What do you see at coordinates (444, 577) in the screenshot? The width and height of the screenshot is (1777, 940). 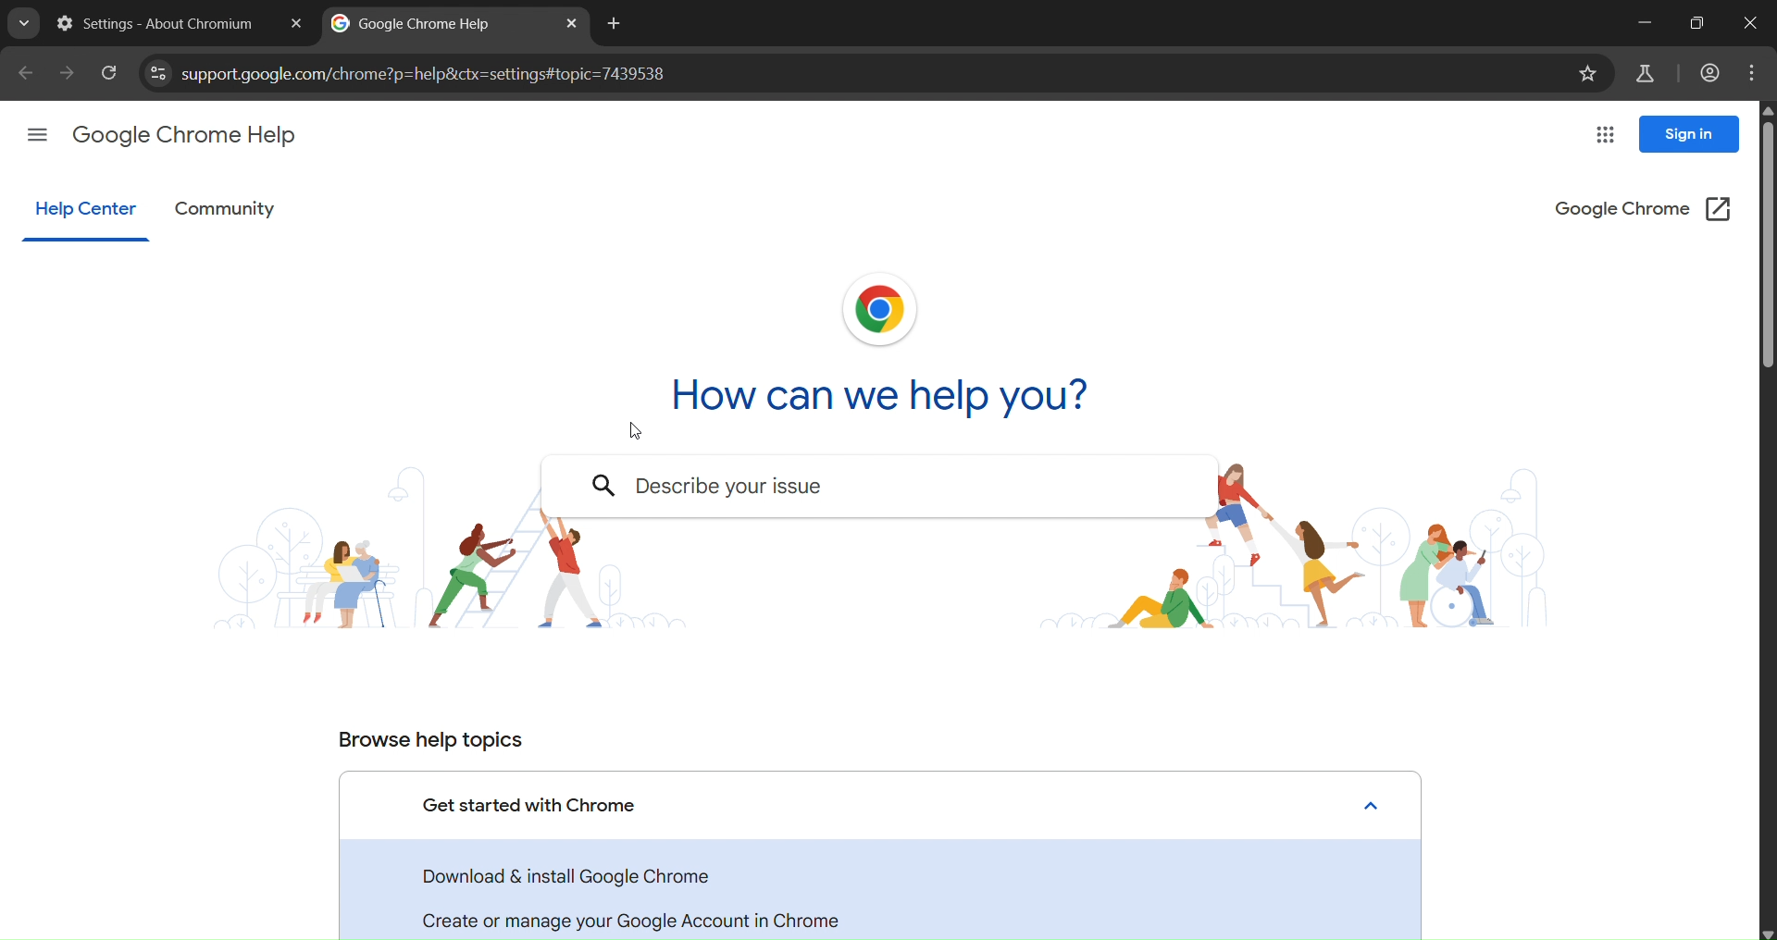 I see `image` at bounding box center [444, 577].